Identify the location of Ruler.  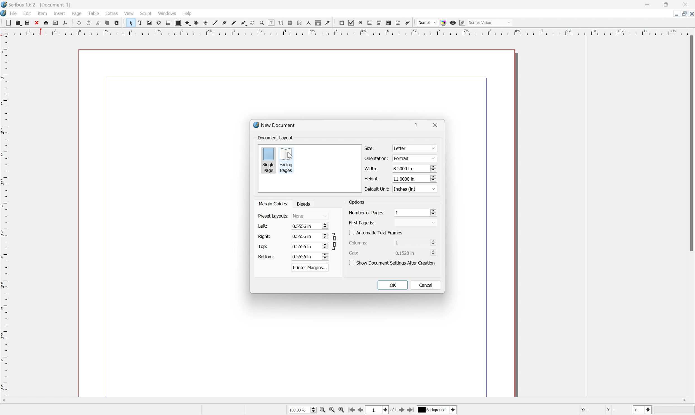
(345, 32).